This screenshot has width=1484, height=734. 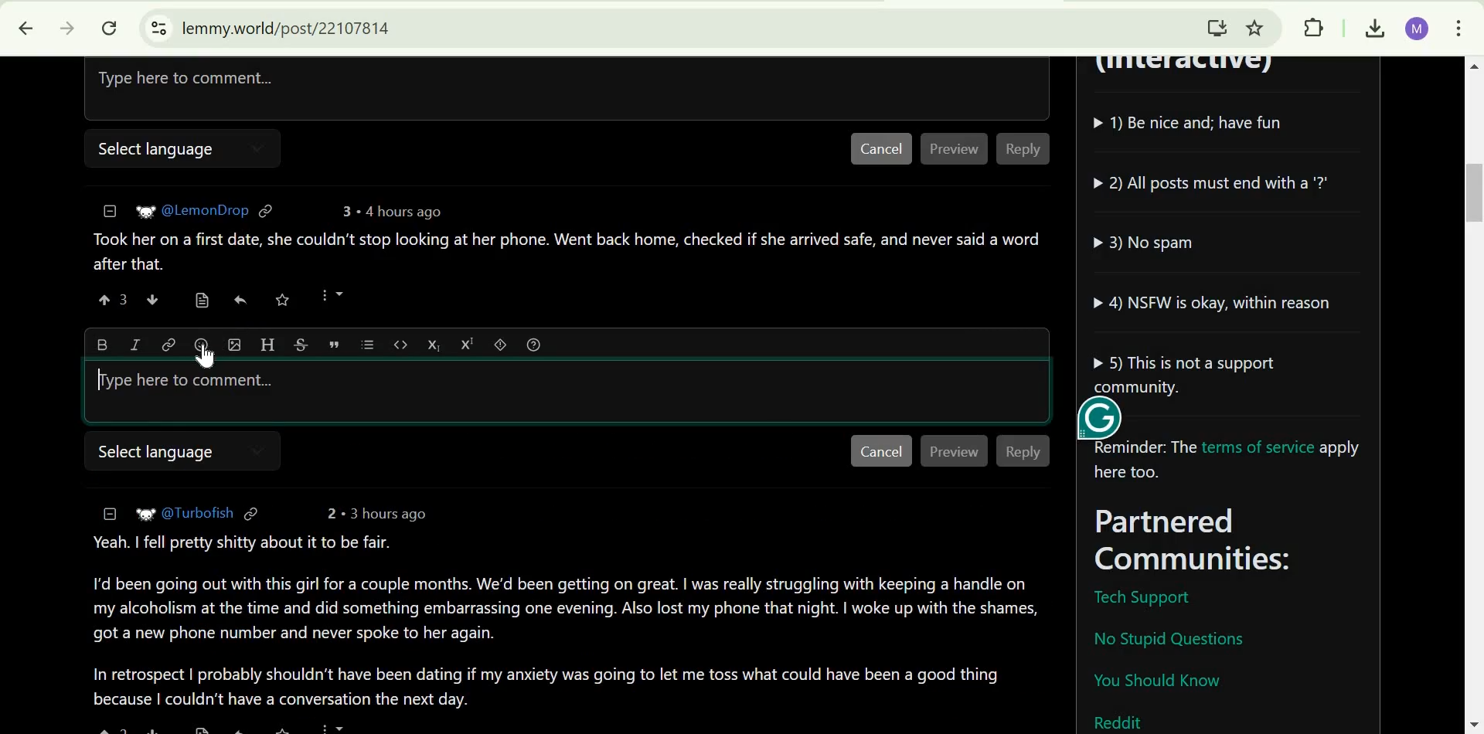 I want to click on Preview, so click(x=955, y=150).